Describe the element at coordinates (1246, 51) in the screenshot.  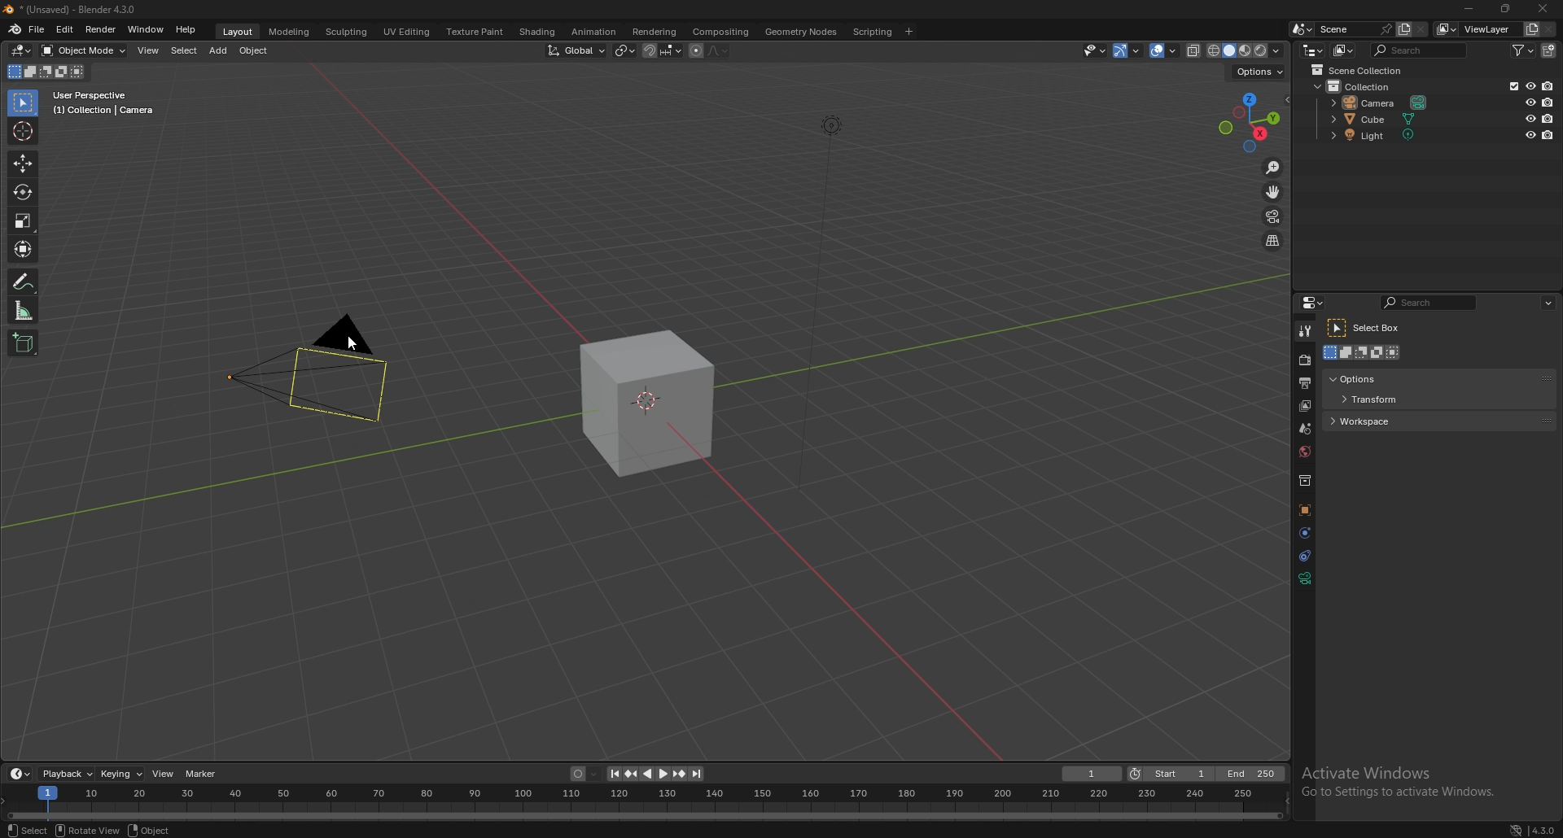
I see `viewport shading` at that location.